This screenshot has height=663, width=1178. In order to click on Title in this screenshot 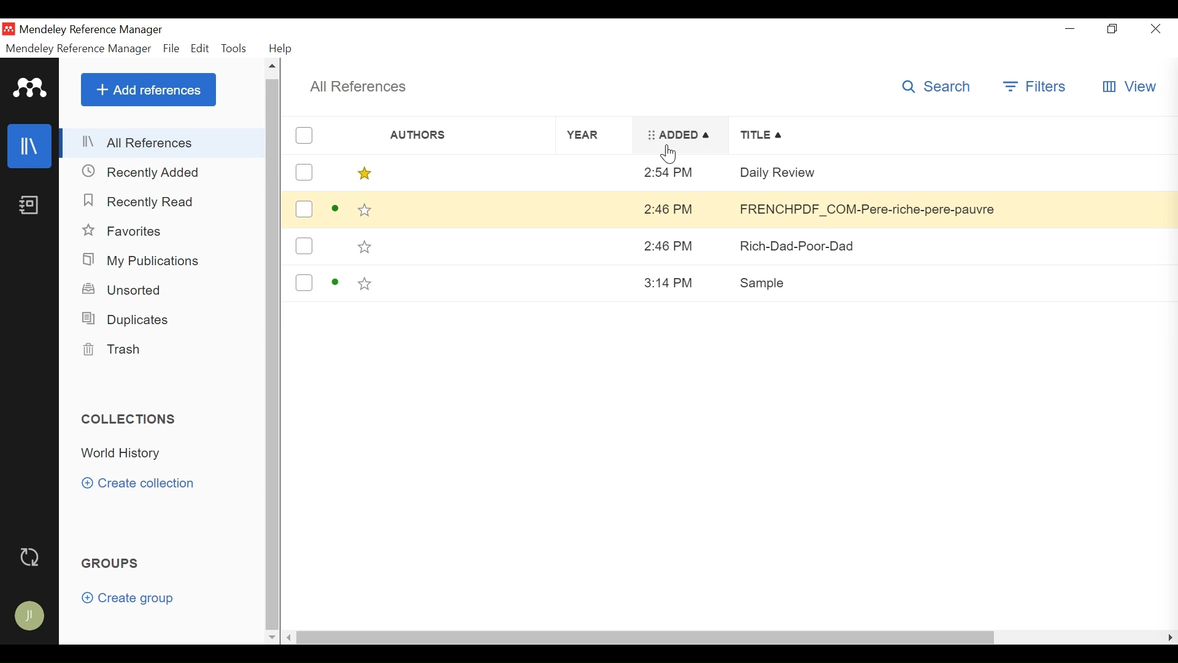, I will do `click(949, 134)`.